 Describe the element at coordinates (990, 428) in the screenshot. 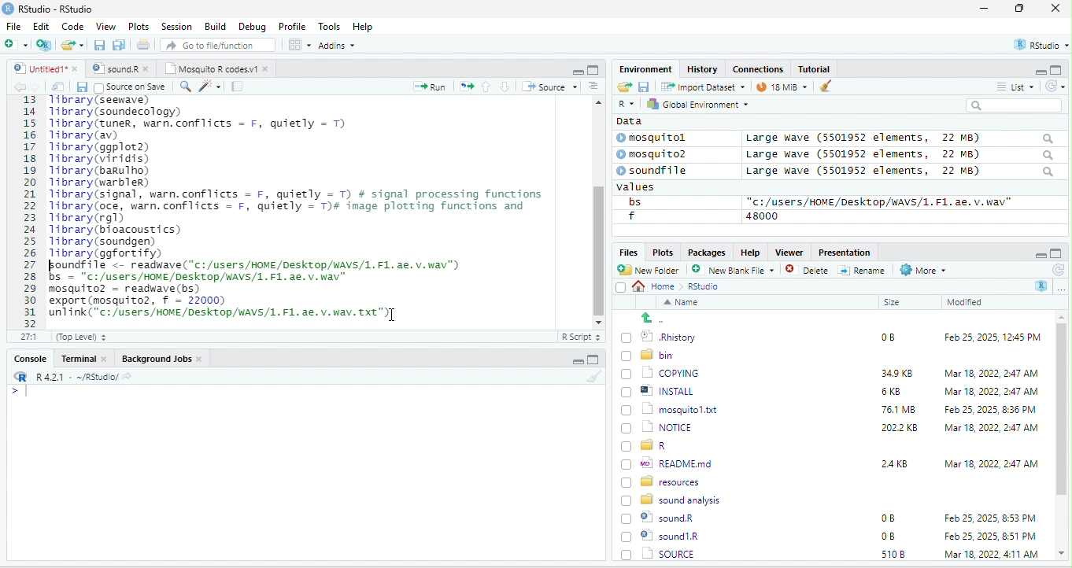

I see `‘Mar 18, 2022, 2:47 AM` at that location.